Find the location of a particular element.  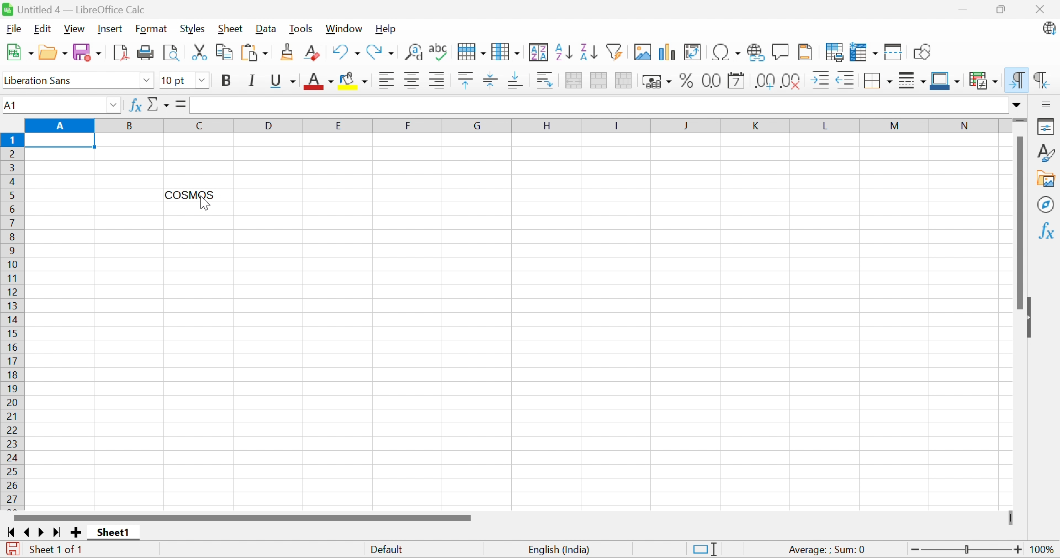

Scroll Bar is located at coordinates (241, 518).